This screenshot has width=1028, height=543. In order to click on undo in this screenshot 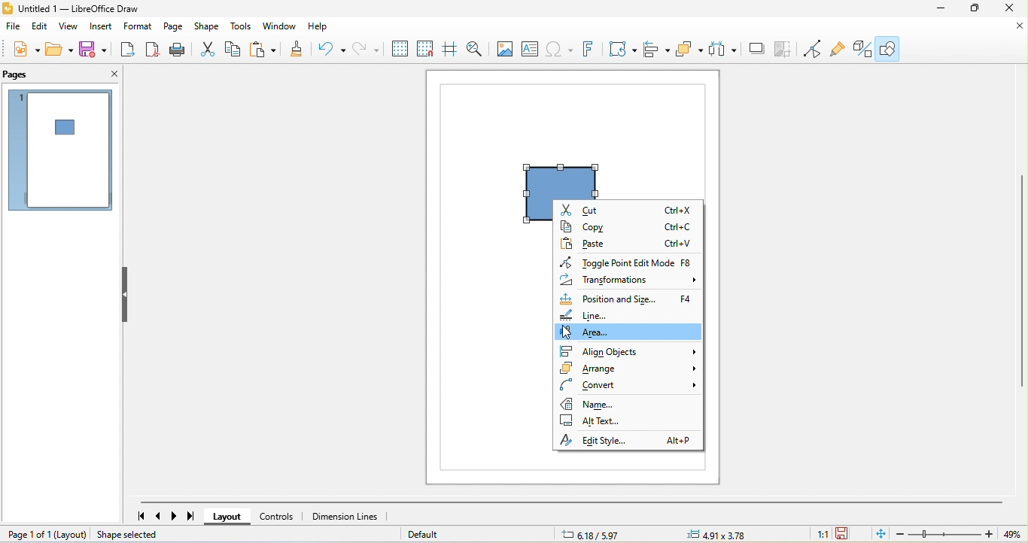, I will do `click(327, 49)`.